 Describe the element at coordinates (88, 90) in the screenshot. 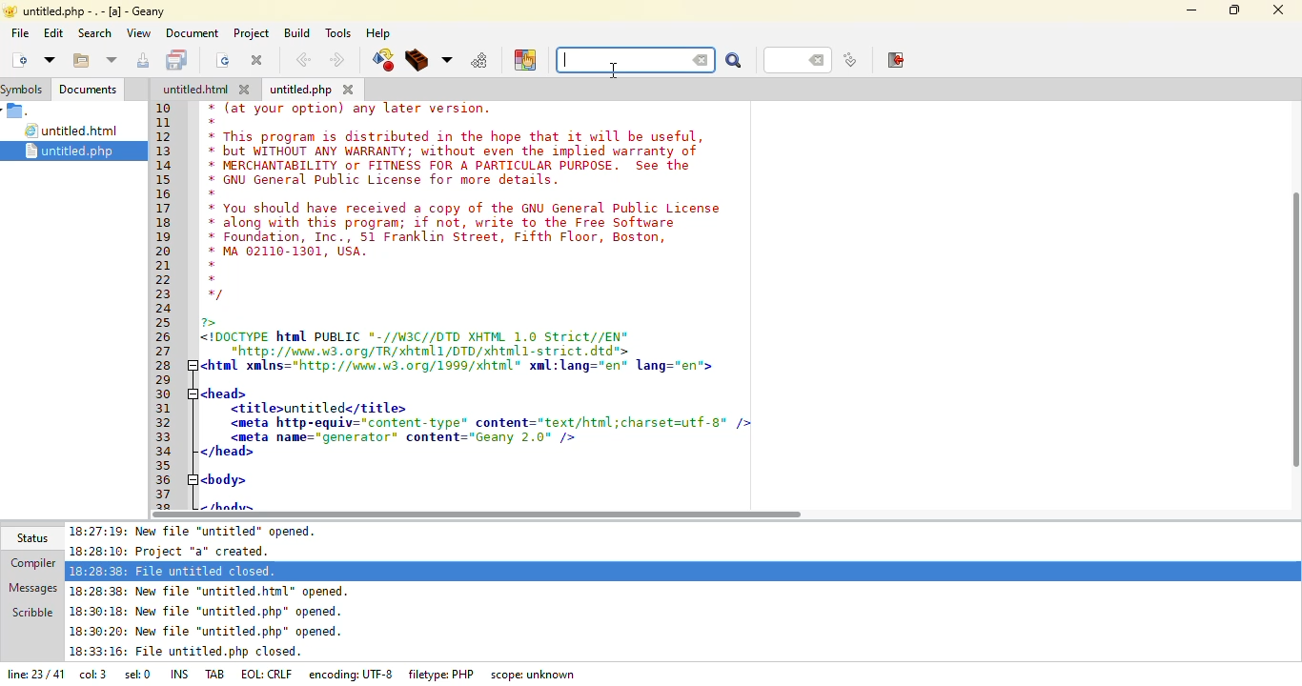

I see `documents` at that location.